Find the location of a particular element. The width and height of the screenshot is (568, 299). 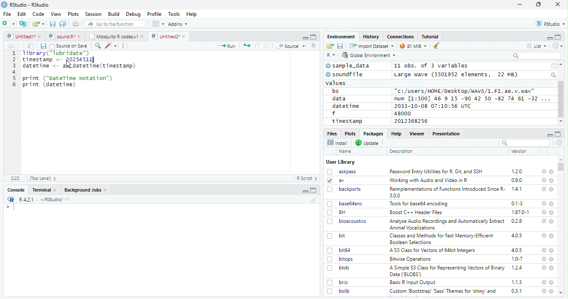

bs is located at coordinates (336, 91).